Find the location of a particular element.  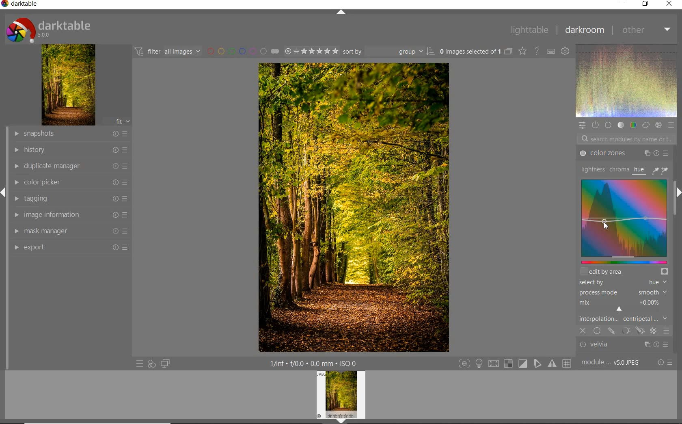

QUICK ACCESS FOR APPLYING OF YOUR STYLES is located at coordinates (151, 364).